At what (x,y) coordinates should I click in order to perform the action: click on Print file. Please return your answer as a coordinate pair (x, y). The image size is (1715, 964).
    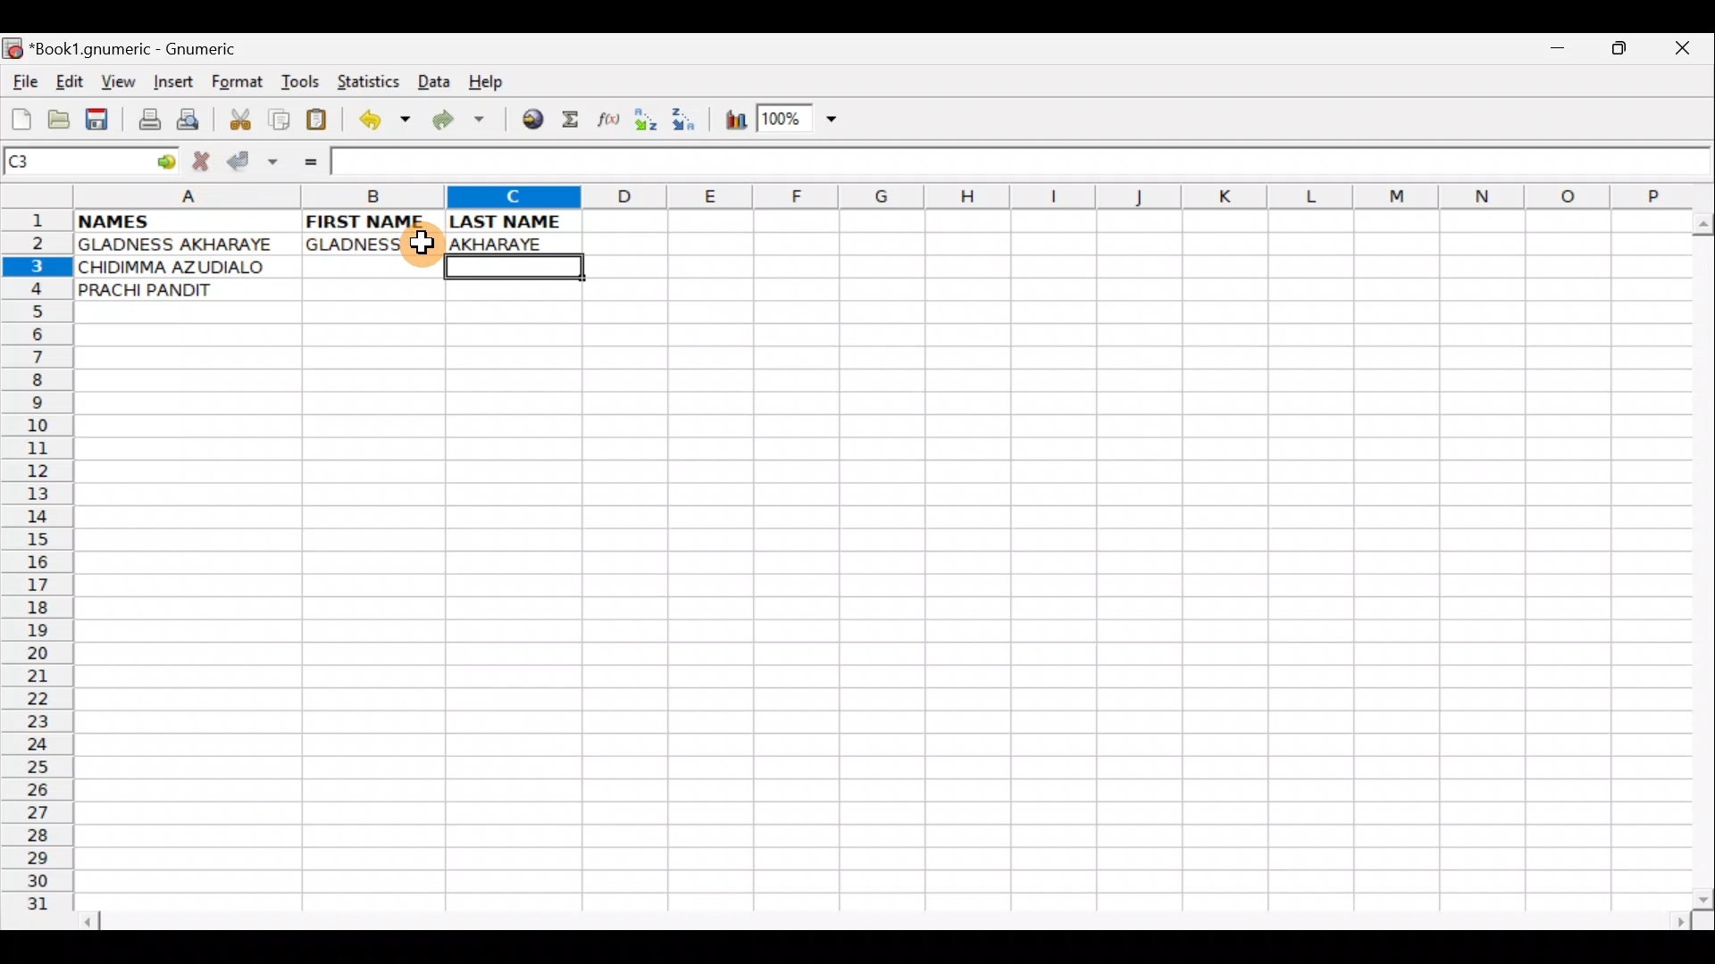
    Looking at the image, I should click on (145, 121).